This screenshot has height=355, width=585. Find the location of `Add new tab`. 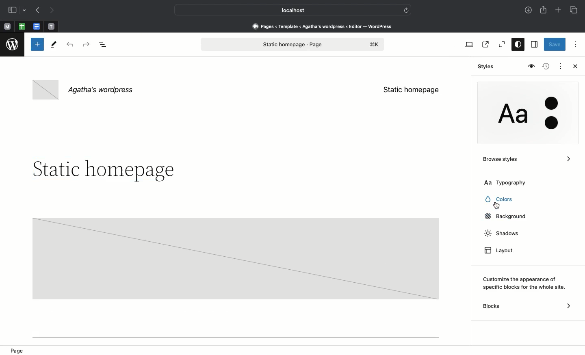

Add new tab is located at coordinates (559, 11).